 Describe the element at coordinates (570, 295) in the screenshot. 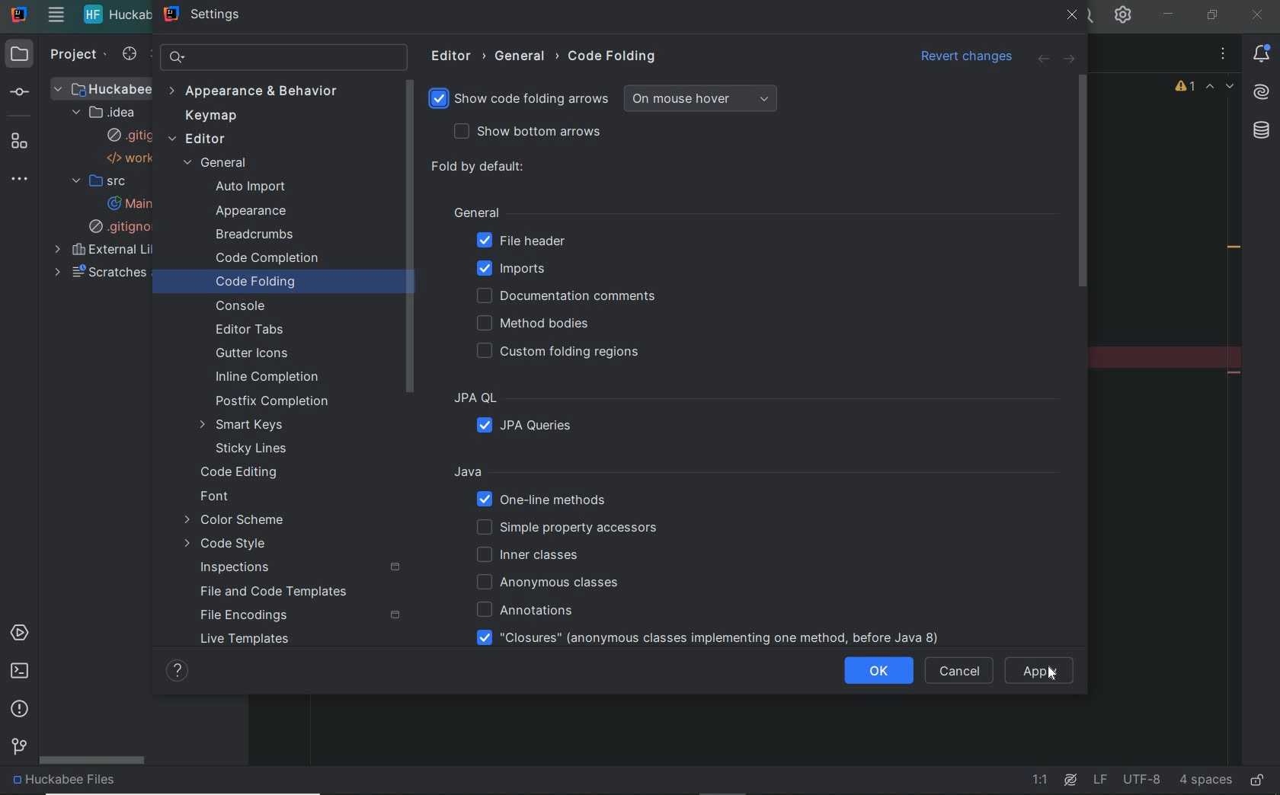

I see `documentation comments` at that location.